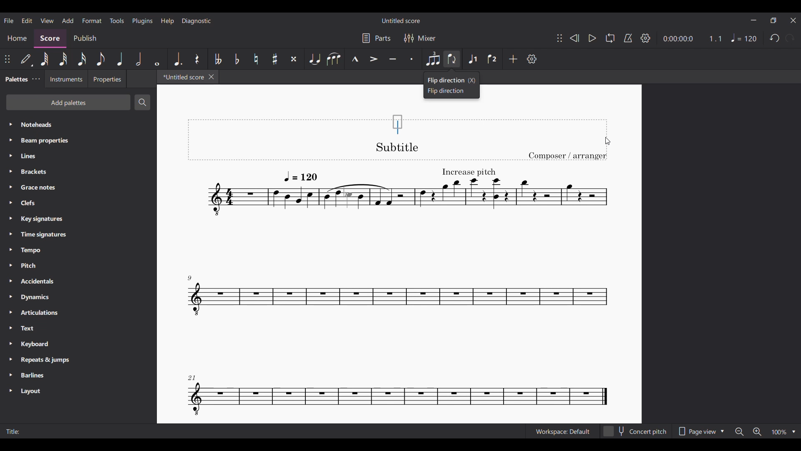 This screenshot has width=801, height=451. What do you see at coordinates (107, 79) in the screenshot?
I see `Properties` at bounding box center [107, 79].